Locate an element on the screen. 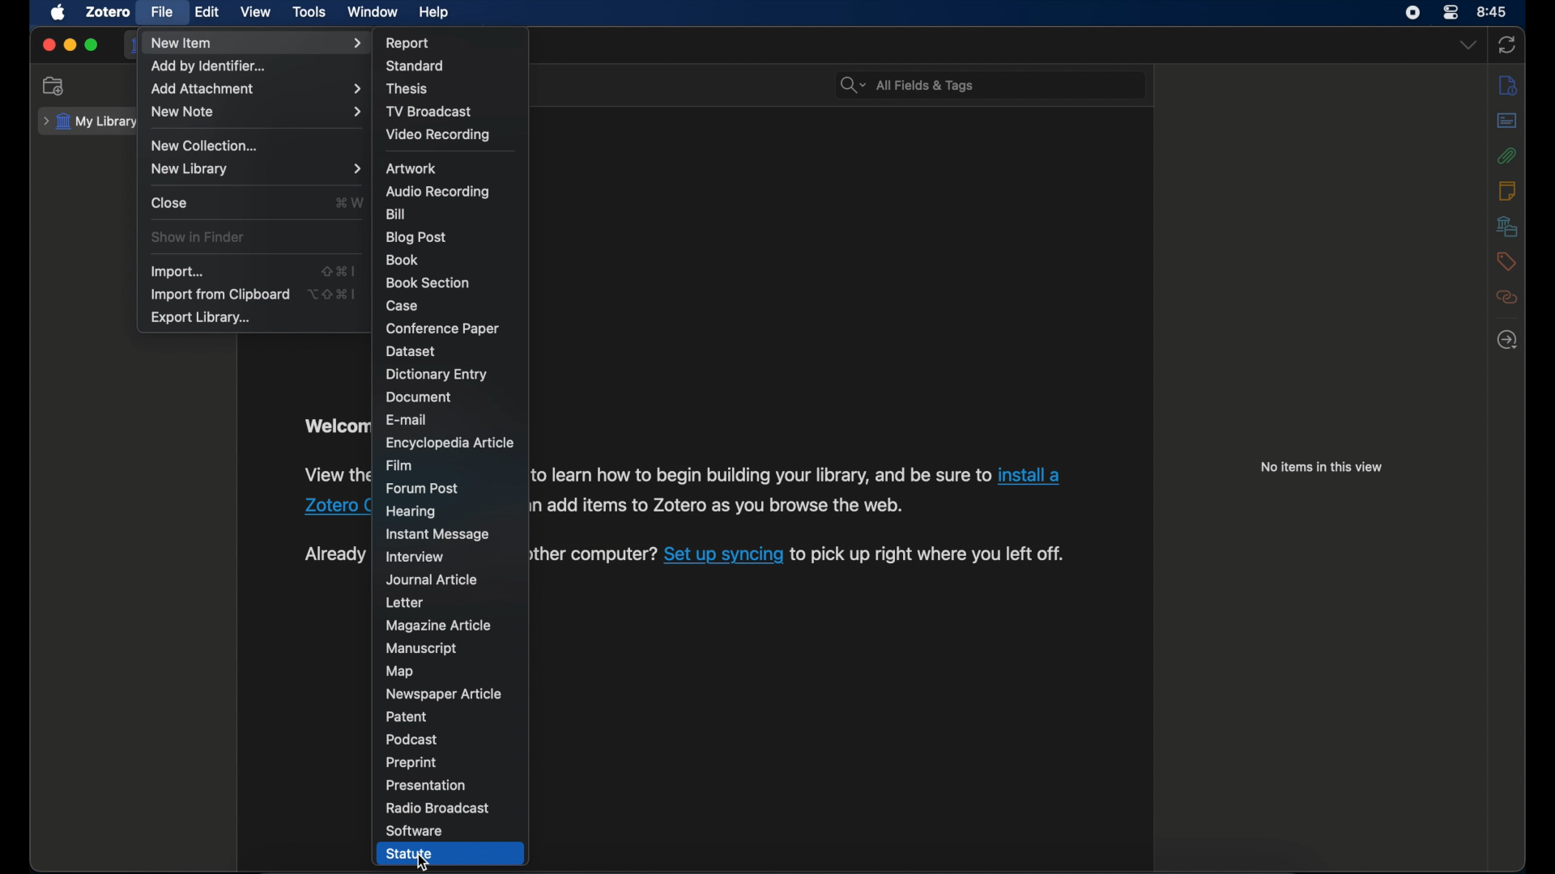  related is located at coordinates (1506, 298).